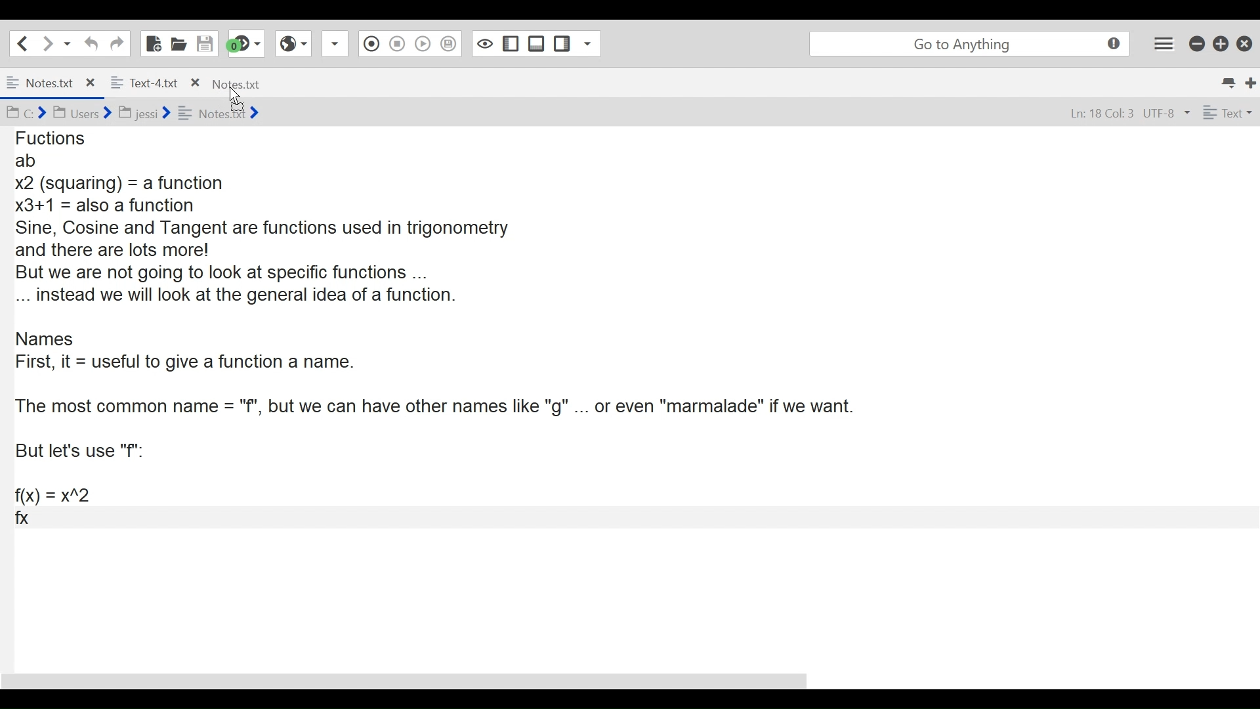 Image resolution: width=1260 pixels, height=709 pixels. Describe the element at coordinates (68, 43) in the screenshot. I see `Recent LOcations` at that location.